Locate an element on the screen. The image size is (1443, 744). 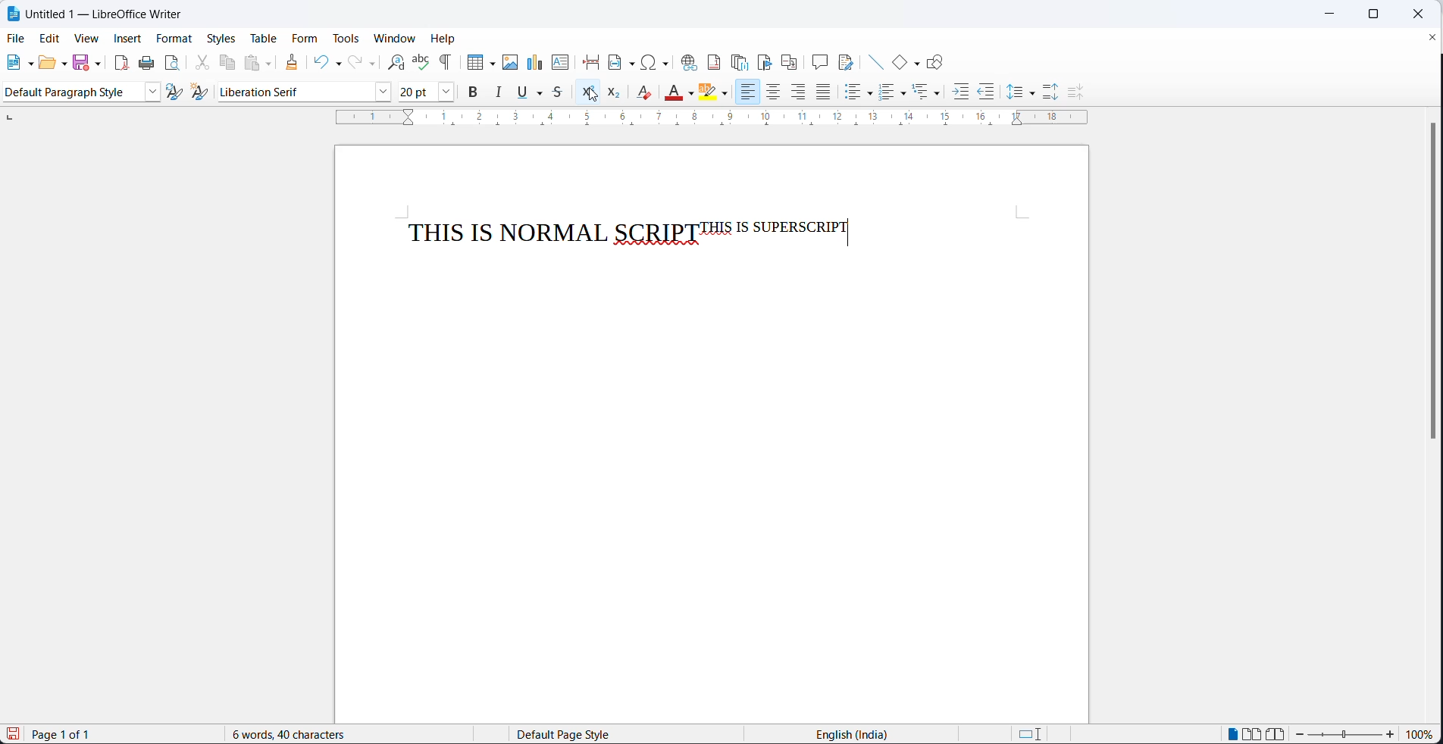
character highlight is located at coordinates (709, 92).